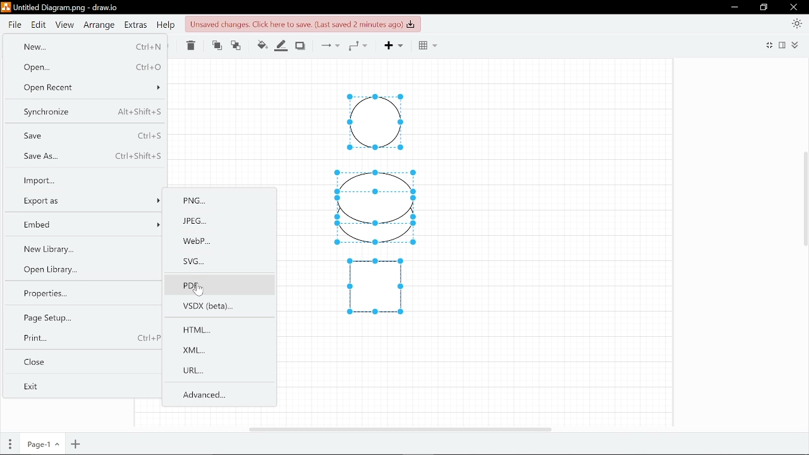 The height and width of the screenshot is (455, 809). Describe the element at coordinates (327, 45) in the screenshot. I see `Connections` at that location.